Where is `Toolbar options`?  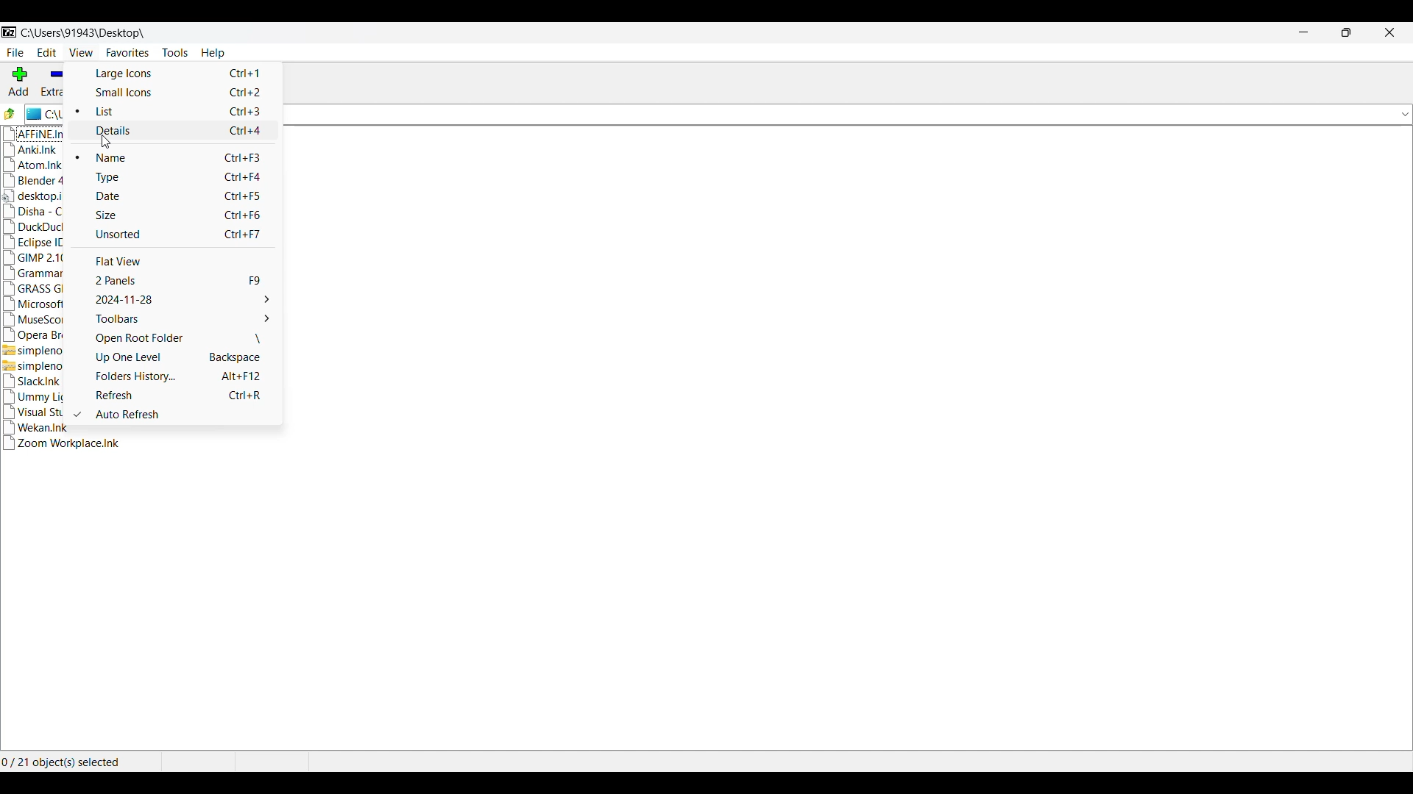
Toolbar options is located at coordinates (183, 318).